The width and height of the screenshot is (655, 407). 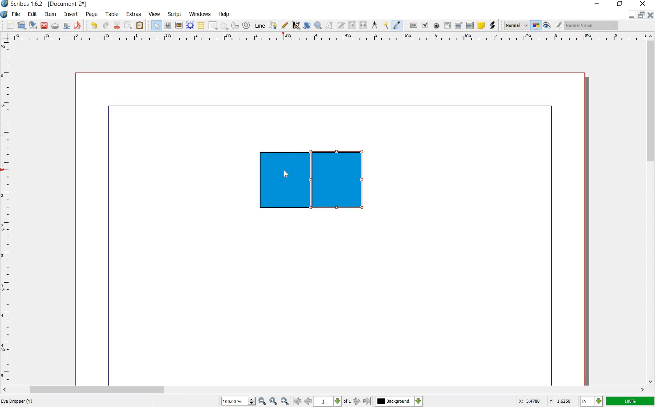 What do you see at coordinates (179, 26) in the screenshot?
I see `image frame` at bounding box center [179, 26].